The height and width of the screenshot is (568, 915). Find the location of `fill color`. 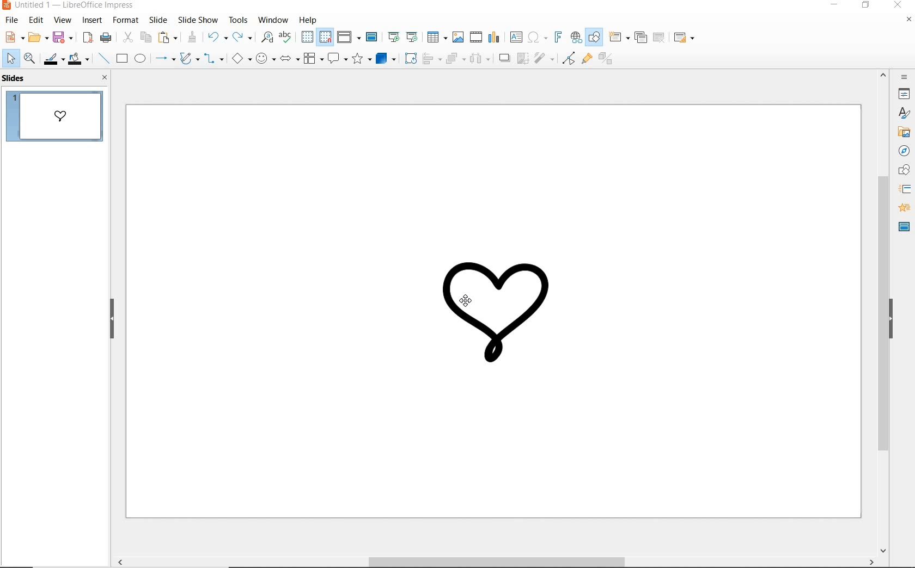

fill color is located at coordinates (78, 58).